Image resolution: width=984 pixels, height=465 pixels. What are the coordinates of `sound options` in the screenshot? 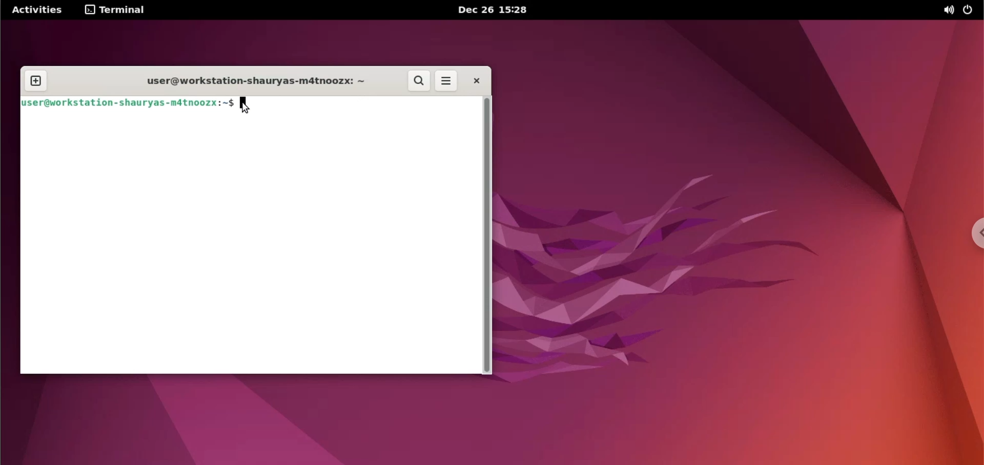 It's located at (949, 11).